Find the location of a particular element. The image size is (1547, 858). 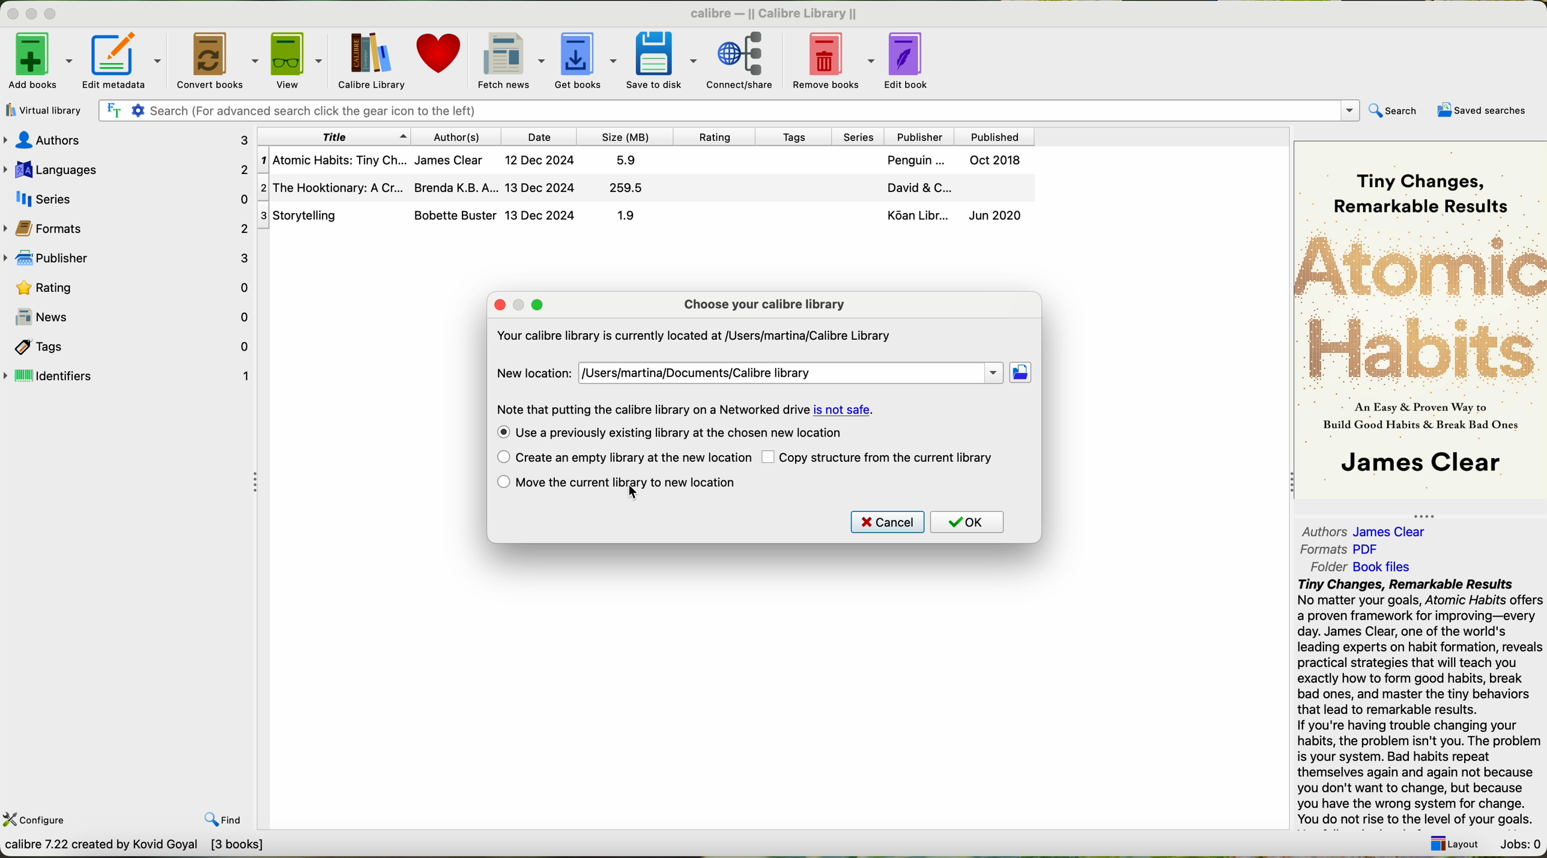

get books is located at coordinates (585, 58).